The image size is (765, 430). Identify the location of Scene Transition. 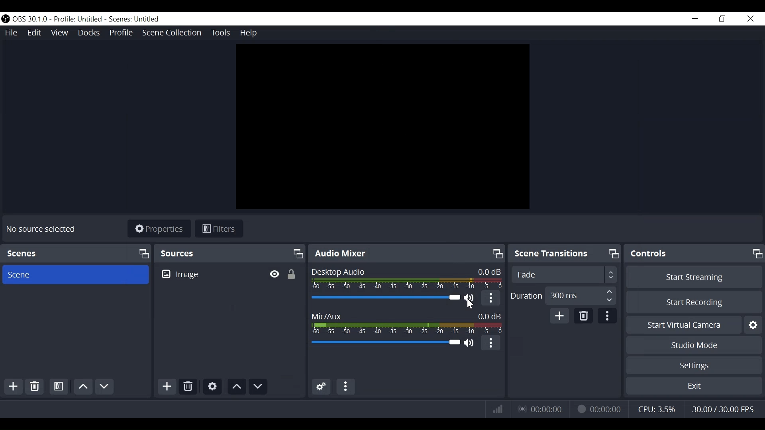
(565, 254).